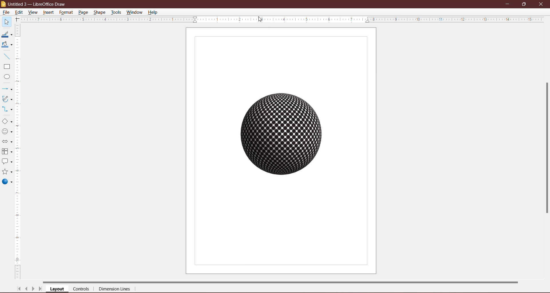 Image resolution: width=550 pixels, height=293 pixels. What do you see at coordinates (508, 3) in the screenshot?
I see `Minimize` at bounding box center [508, 3].